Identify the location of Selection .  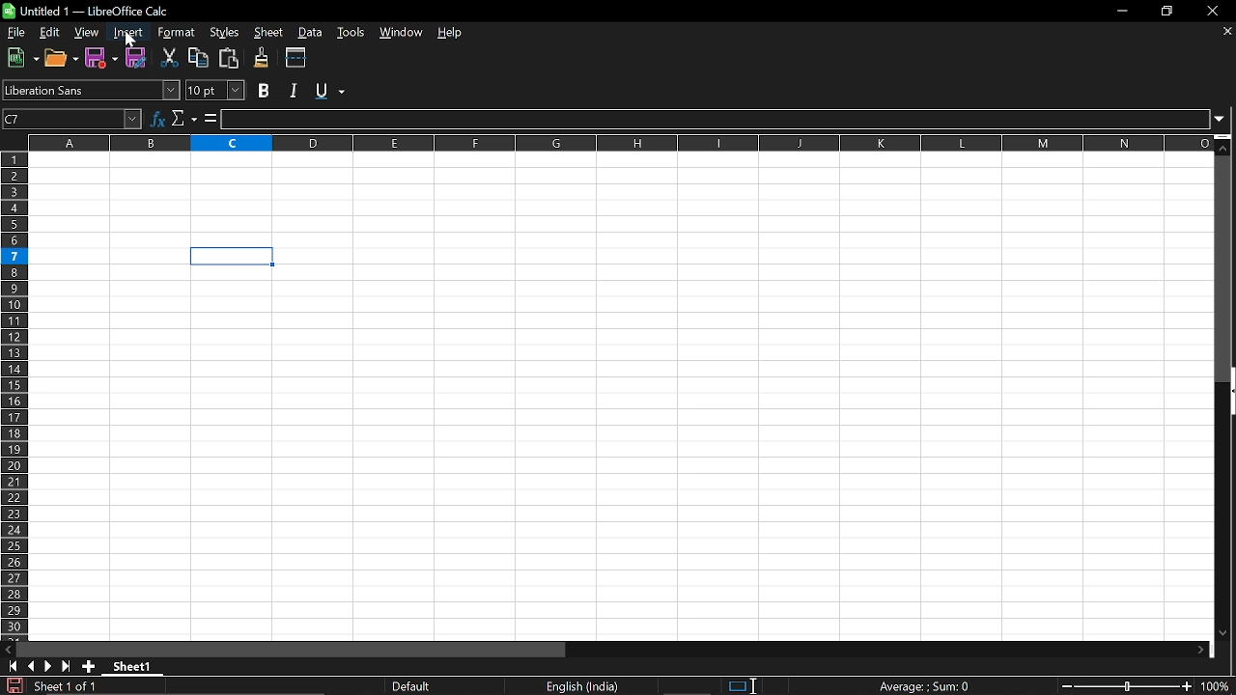
(736, 686).